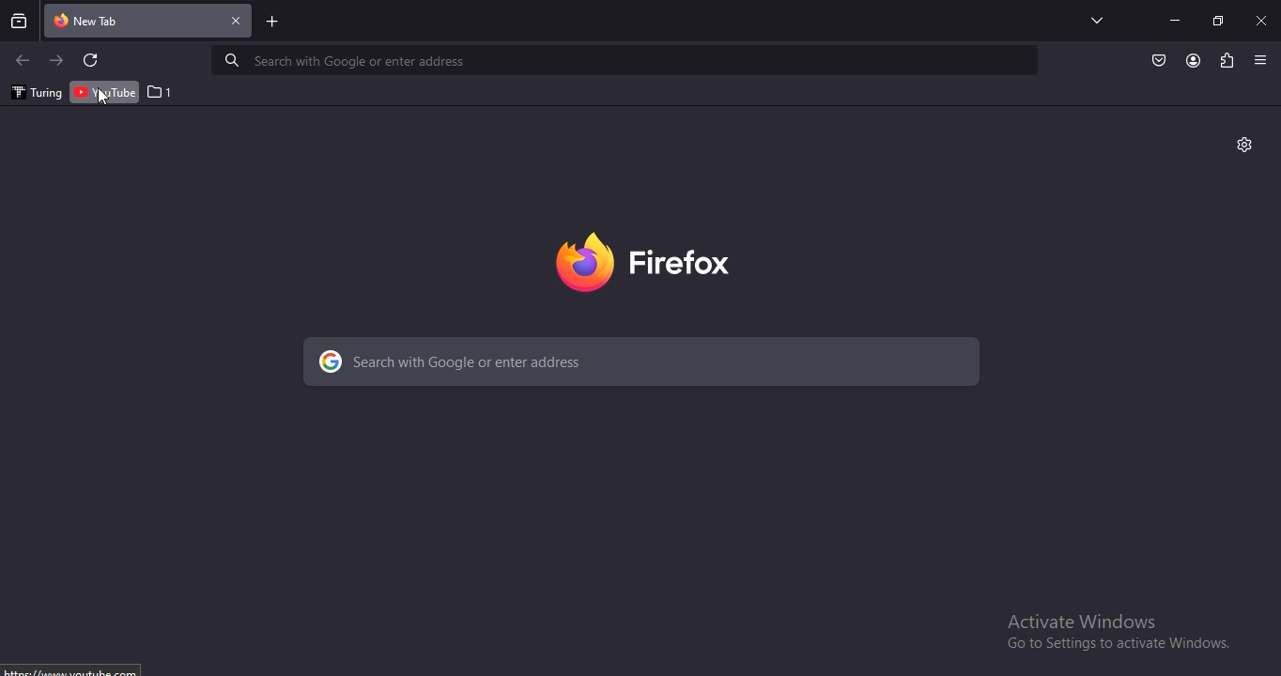 This screenshot has height=676, width=1281. What do you see at coordinates (640, 259) in the screenshot?
I see `firebox` at bounding box center [640, 259].